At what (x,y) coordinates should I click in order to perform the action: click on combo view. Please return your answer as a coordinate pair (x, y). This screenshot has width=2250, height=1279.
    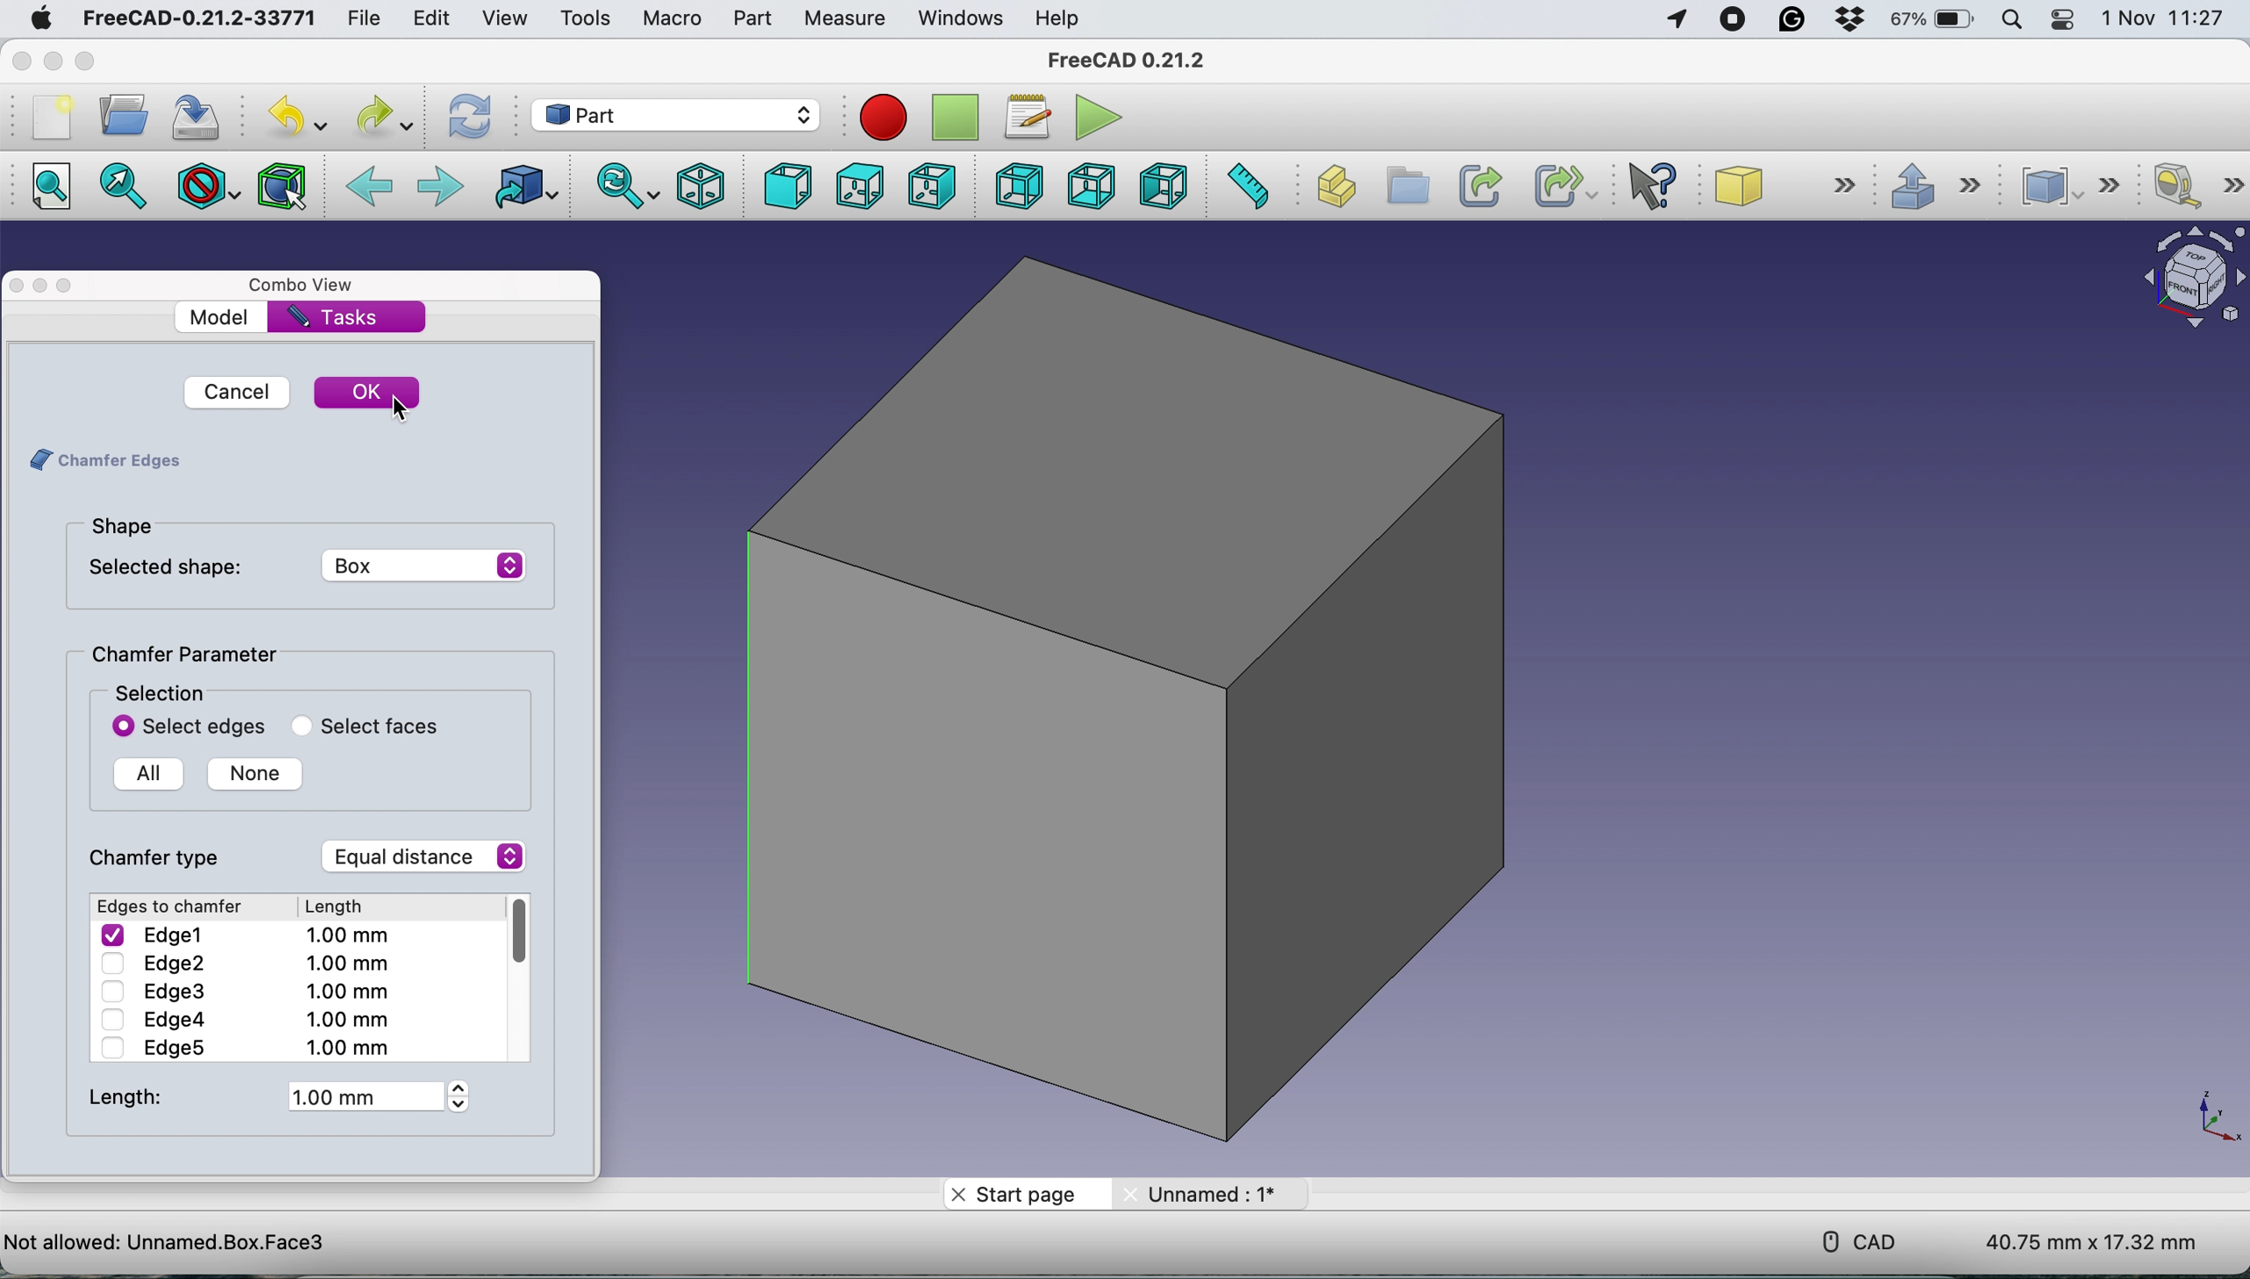
    Looking at the image, I should click on (313, 283).